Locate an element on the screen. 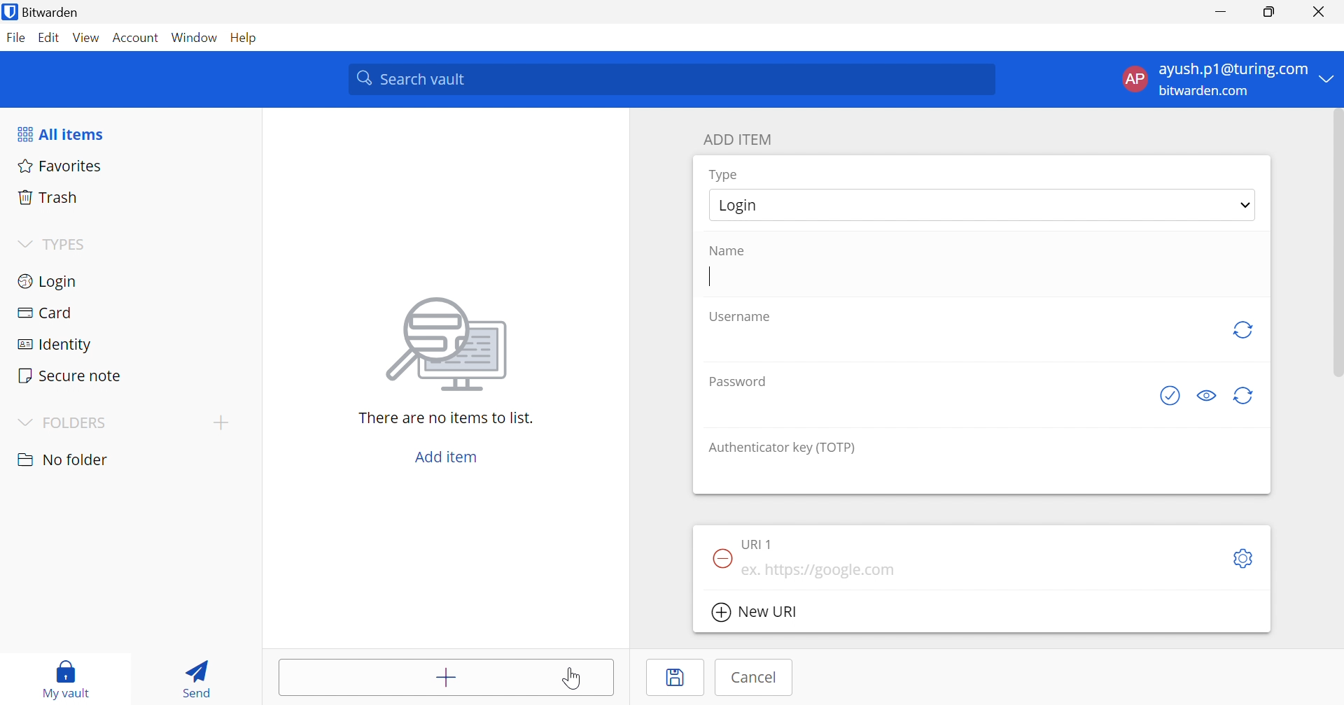 This screenshot has height=705, width=1344. AP is located at coordinates (1133, 79).